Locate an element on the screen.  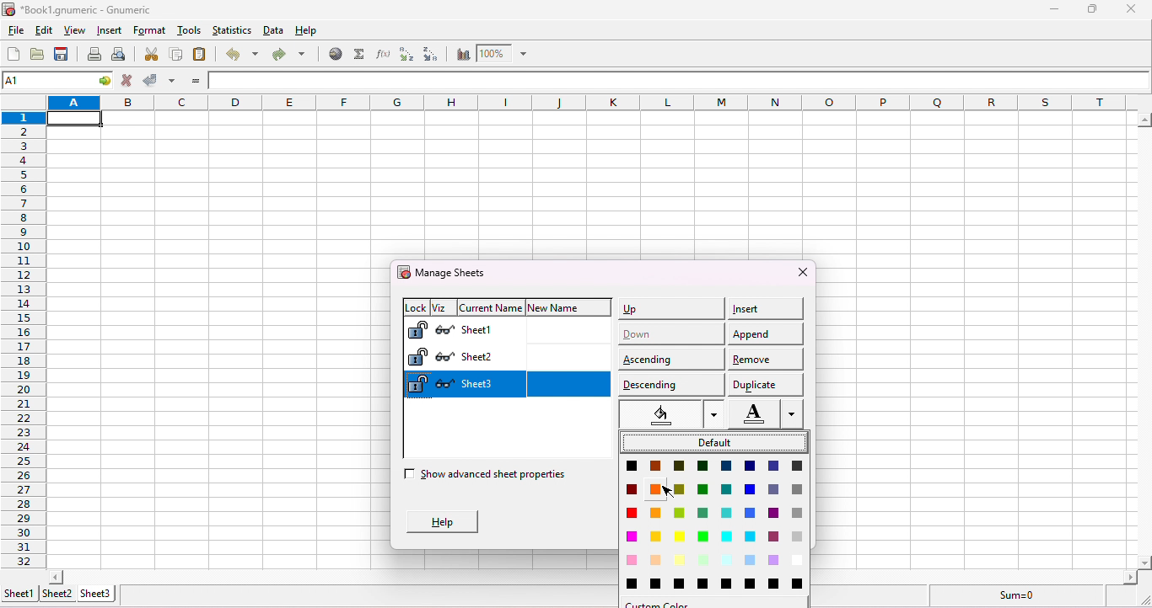
cursor movement is located at coordinates (670, 491).